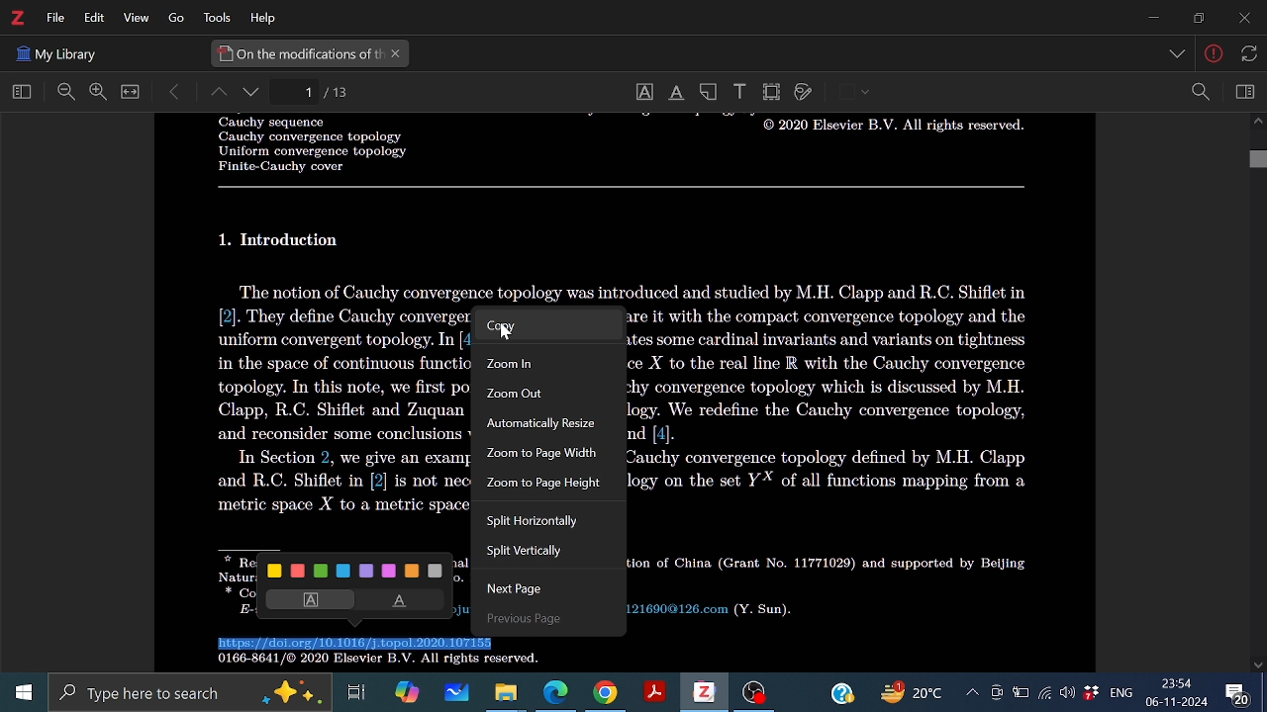 The height and width of the screenshot is (712, 1267). Describe the element at coordinates (866, 93) in the screenshot. I see `` at that location.